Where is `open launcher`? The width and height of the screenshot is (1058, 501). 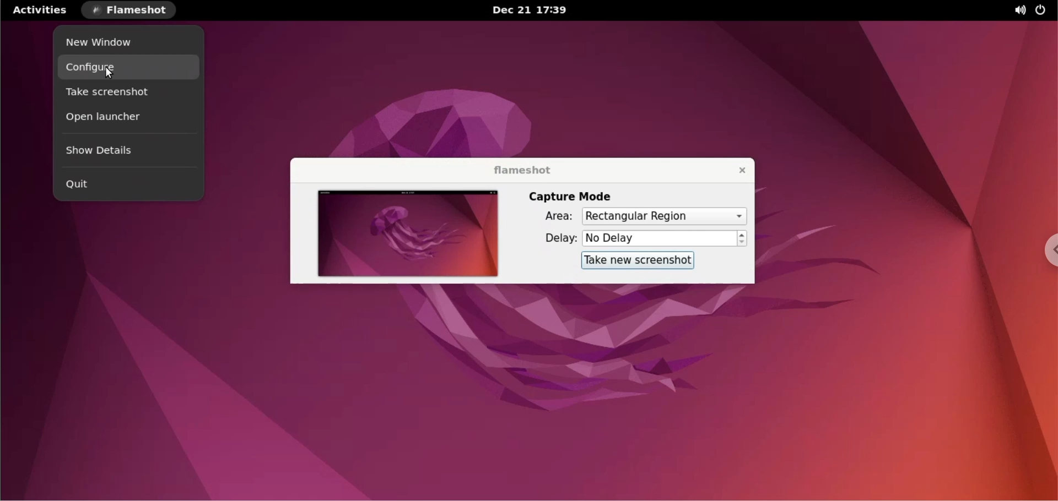 open launcher is located at coordinates (127, 118).